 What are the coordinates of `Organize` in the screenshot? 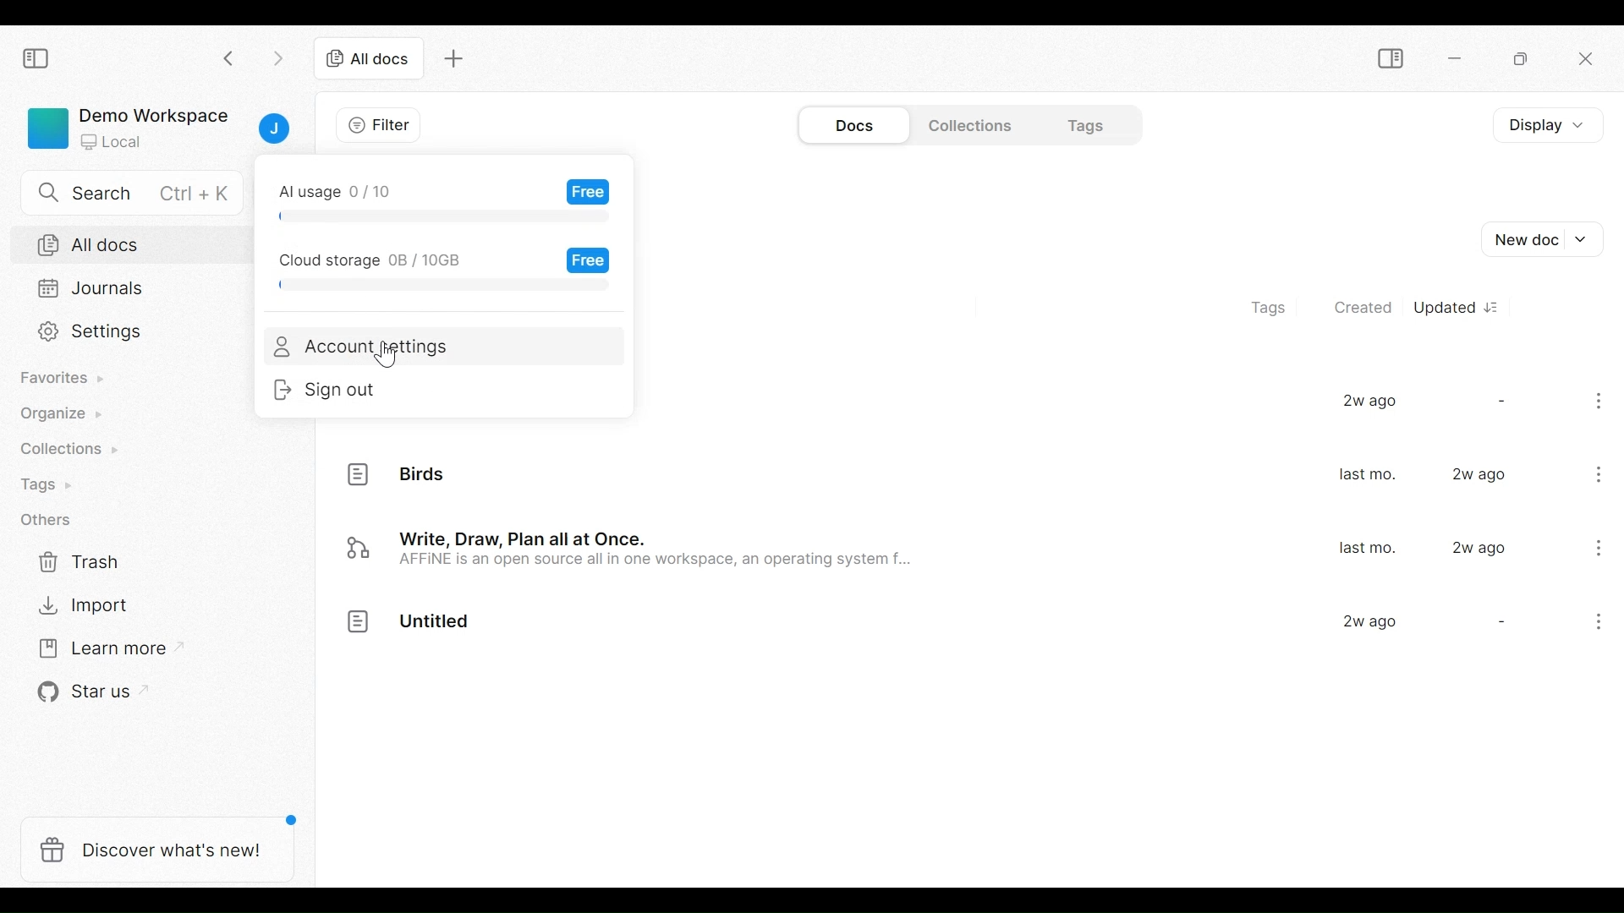 It's located at (64, 415).